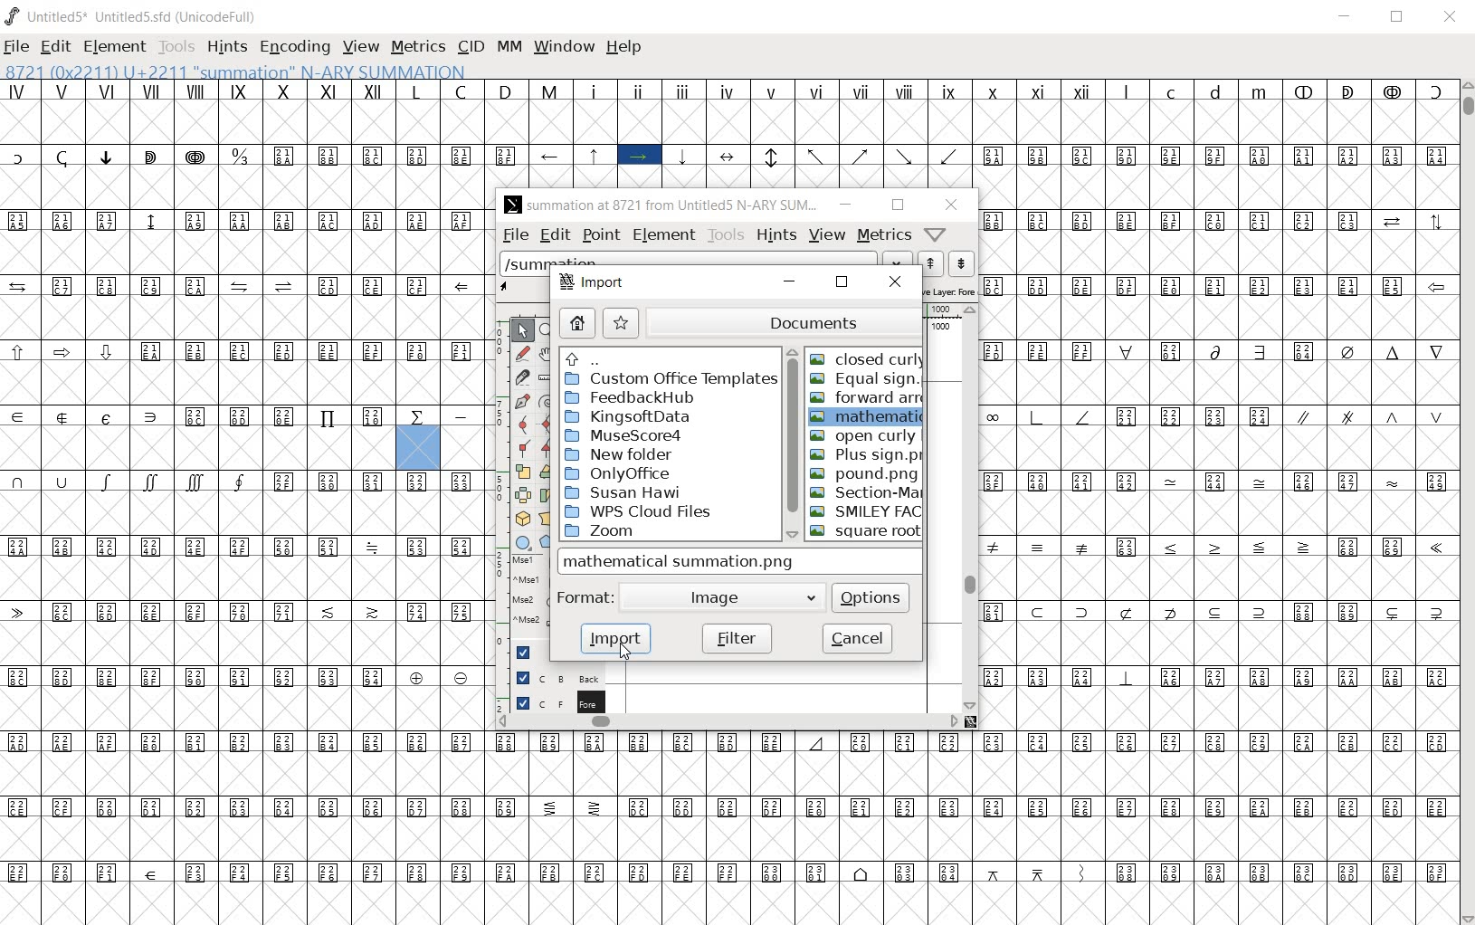  Describe the element at coordinates (862, 379) in the screenshot. I see `equal sign` at that location.